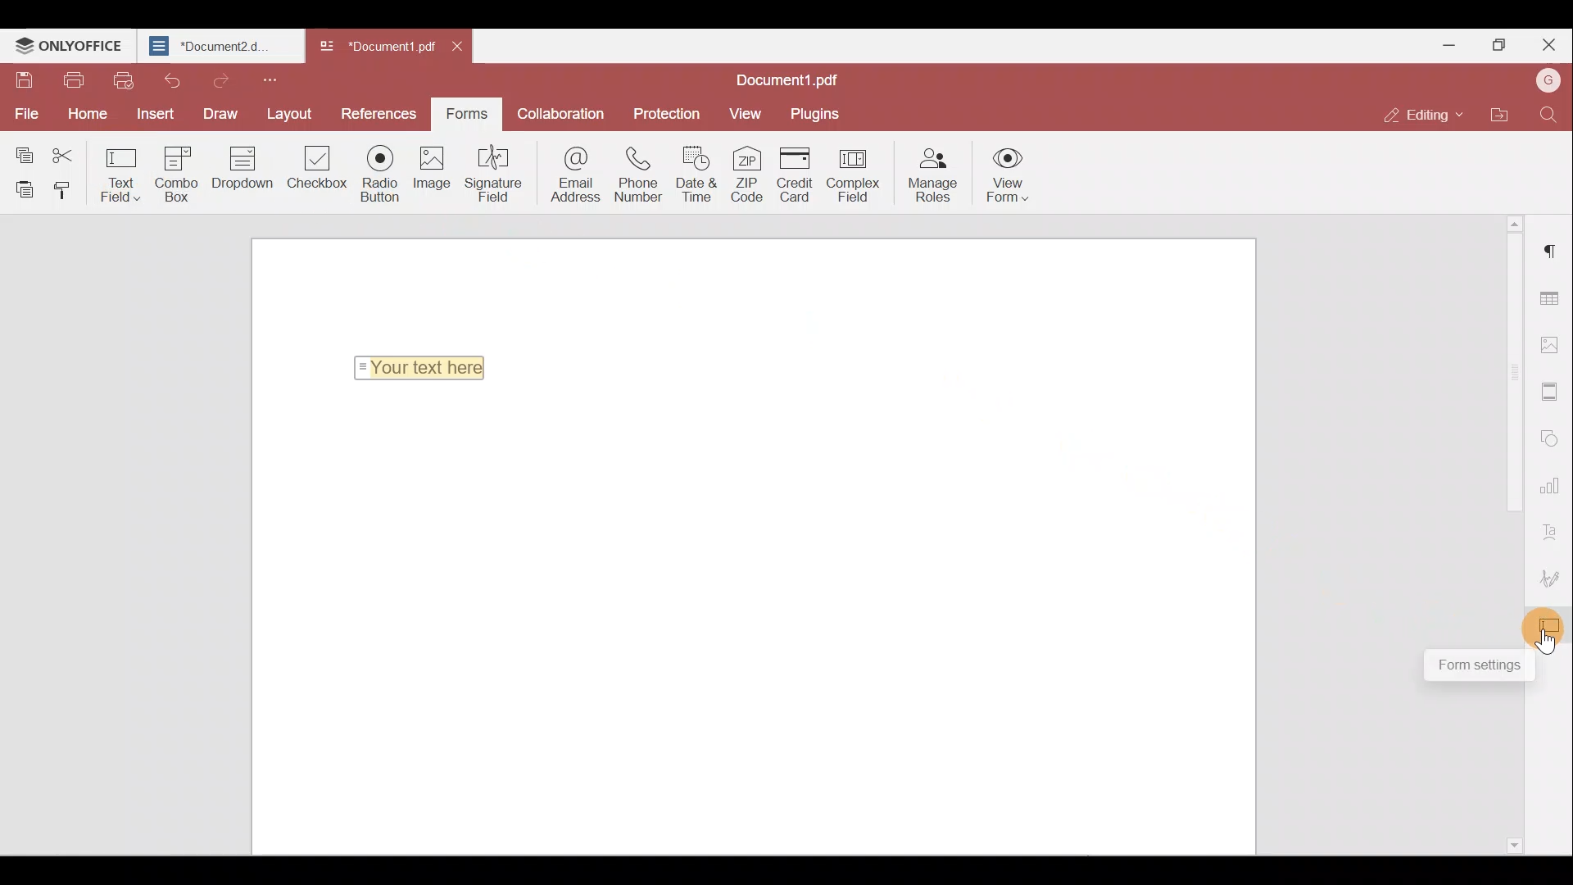 The height and width of the screenshot is (885, 1573). Describe the element at coordinates (181, 171) in the screenshot. I see `Combo box` at that location.